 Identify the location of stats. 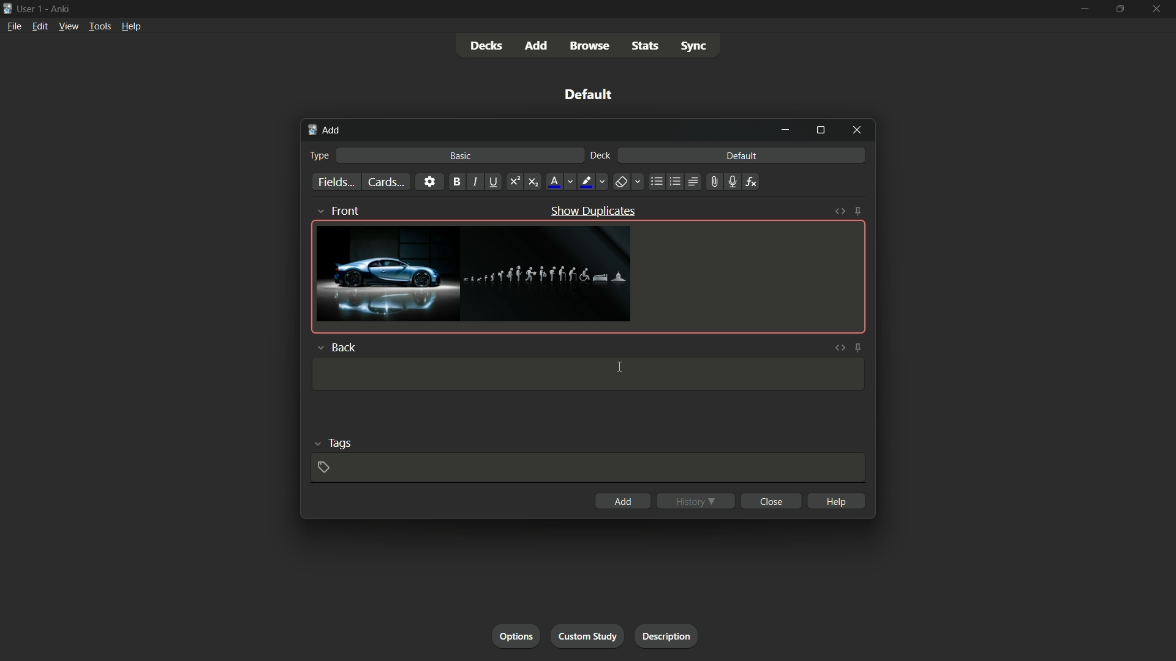
(645, 47).